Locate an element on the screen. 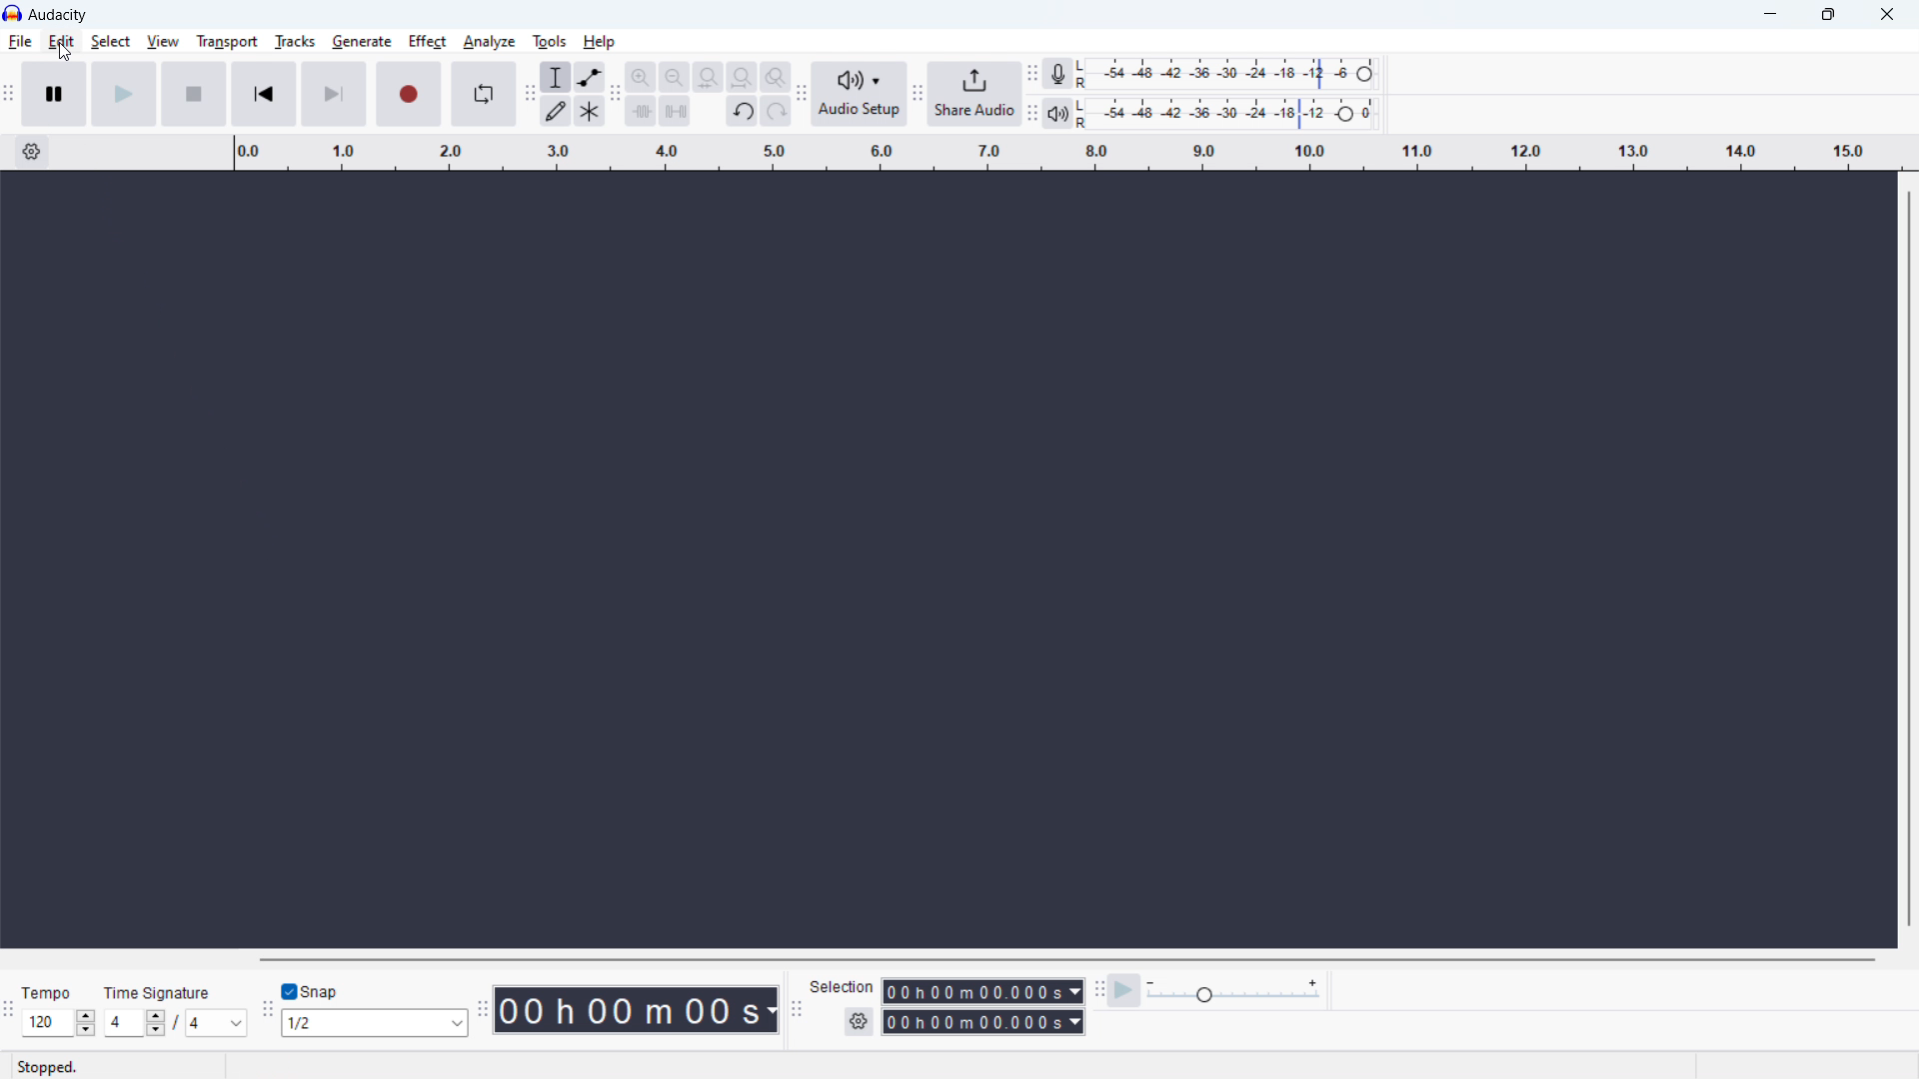 The height and width of the screenshot is (1079, 1919). edit is located at coordinates (62, 41).